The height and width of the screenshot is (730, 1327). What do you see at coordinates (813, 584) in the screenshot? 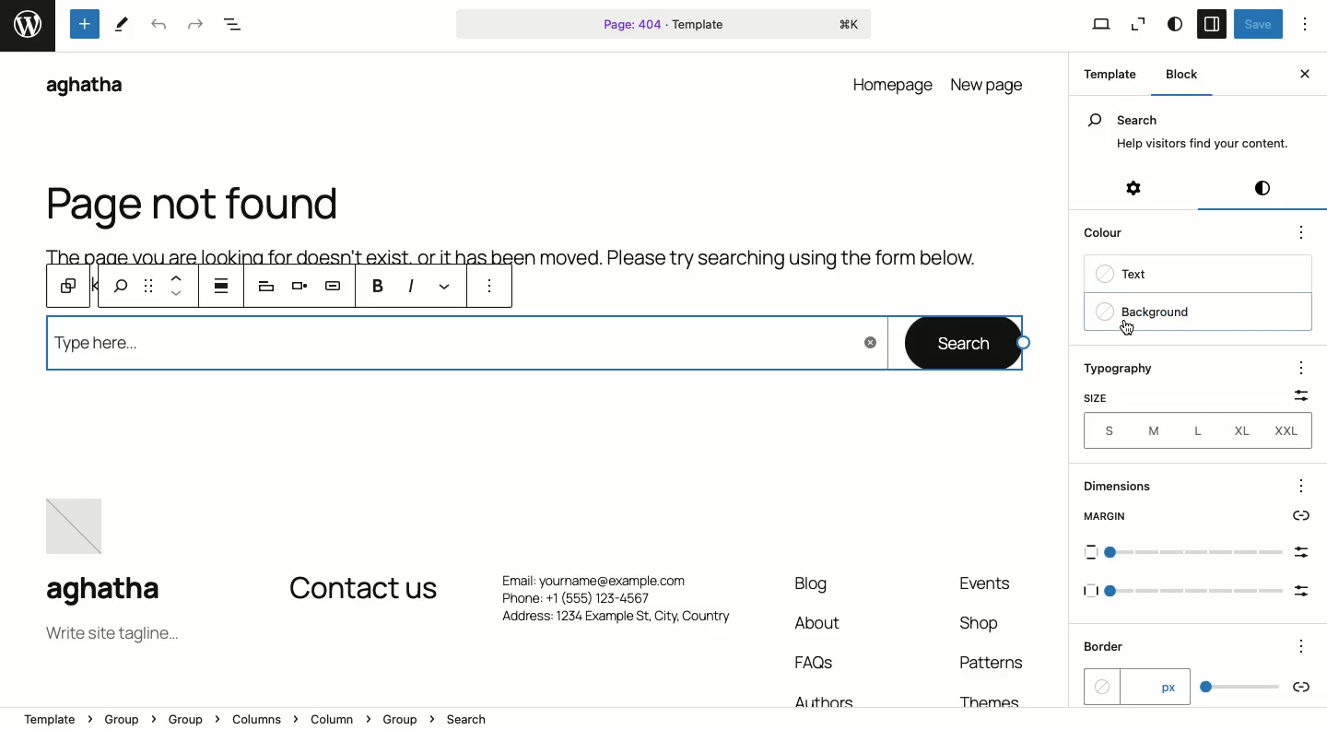
I see `Blog` at bounding box center [813, 584].